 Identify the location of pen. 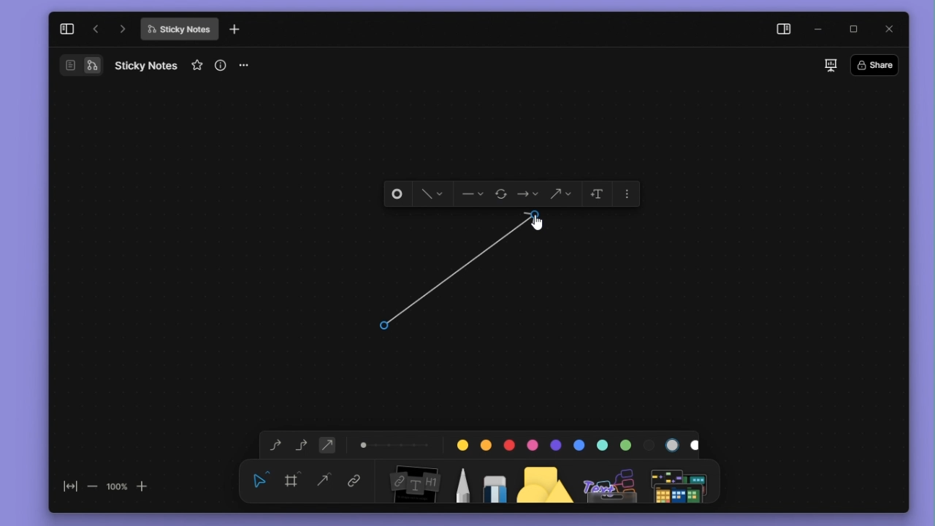
(462, 480).